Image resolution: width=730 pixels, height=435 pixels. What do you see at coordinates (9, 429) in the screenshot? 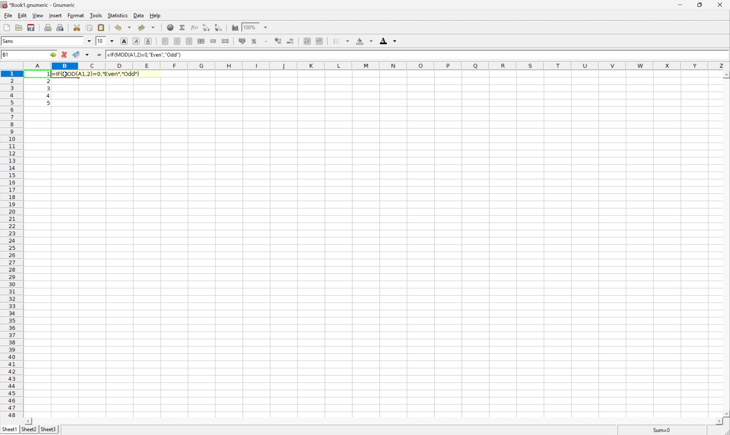
I see `Sheet1` at bounding box center [9, 429].